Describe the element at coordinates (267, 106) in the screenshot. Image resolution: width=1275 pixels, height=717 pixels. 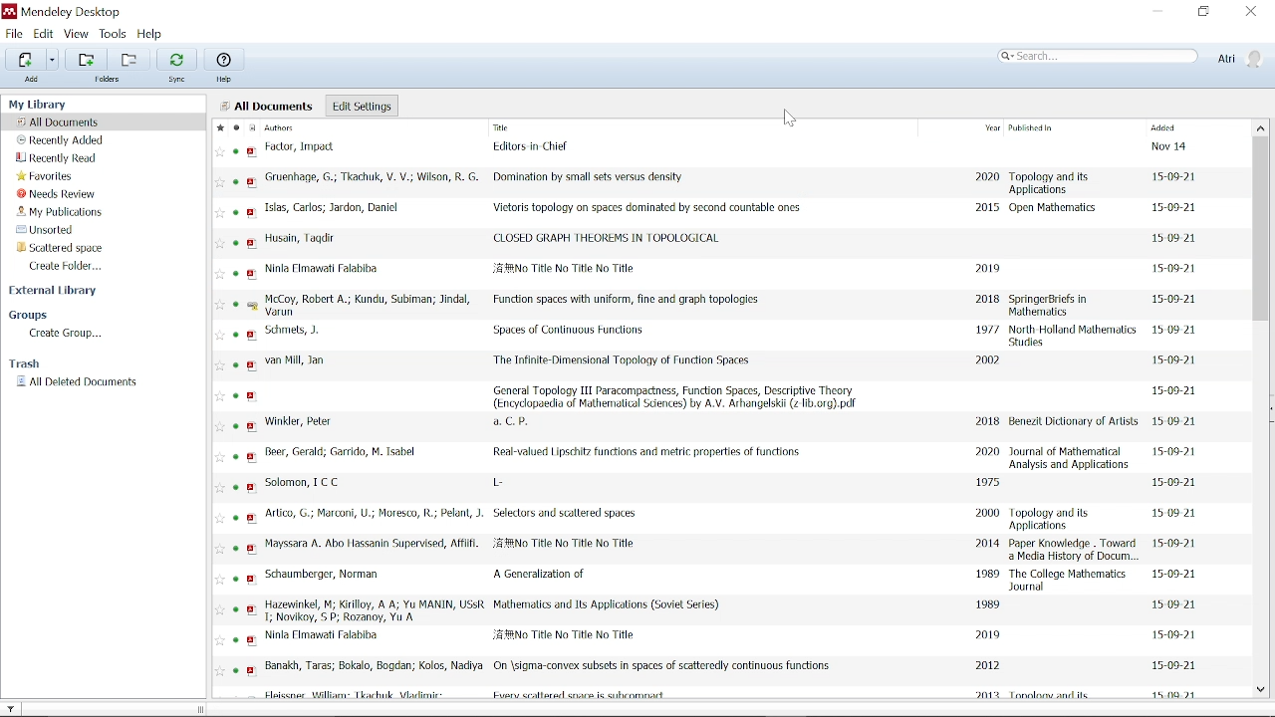
I see `All Documents` at that location.